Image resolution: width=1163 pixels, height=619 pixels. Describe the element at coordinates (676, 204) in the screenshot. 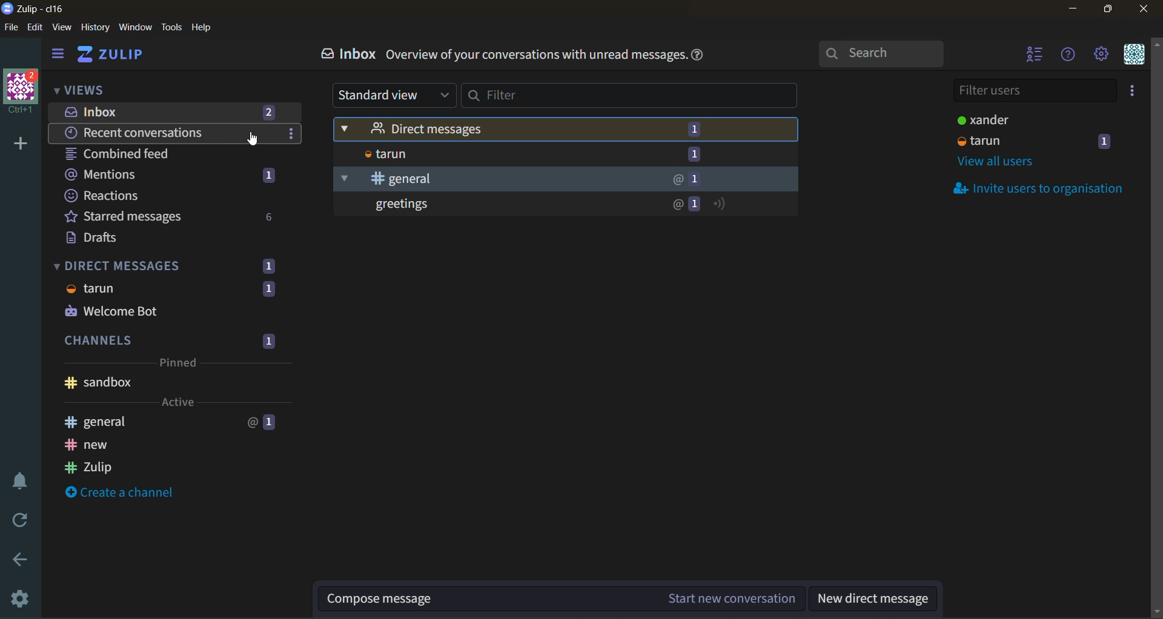

I see `@` at that location.